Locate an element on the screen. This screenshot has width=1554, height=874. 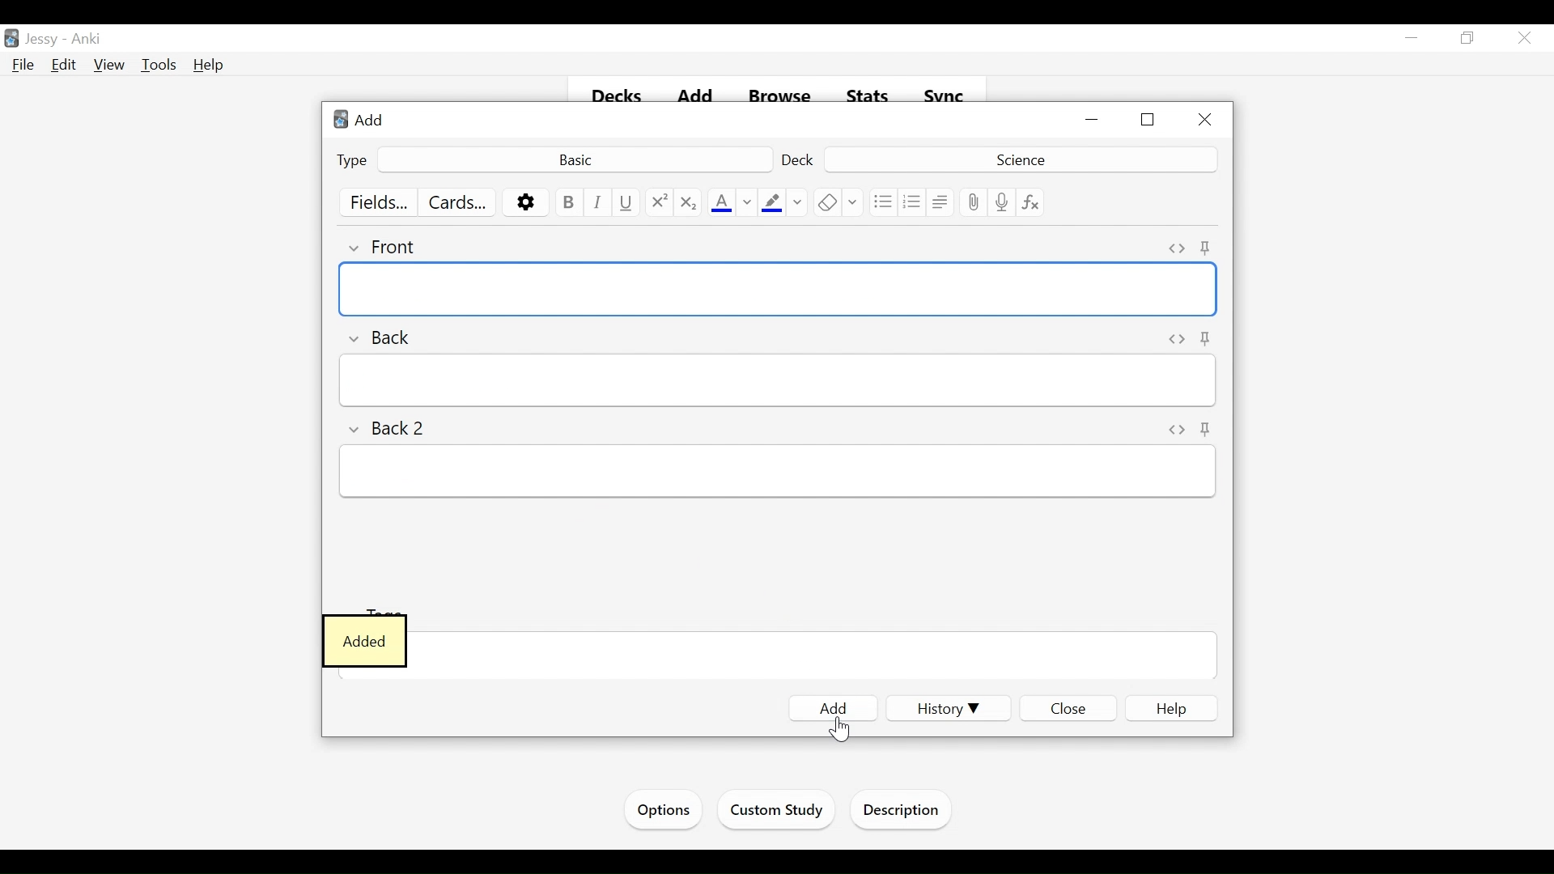
Toggle HTML editor is located at coordinates (1174, 247).